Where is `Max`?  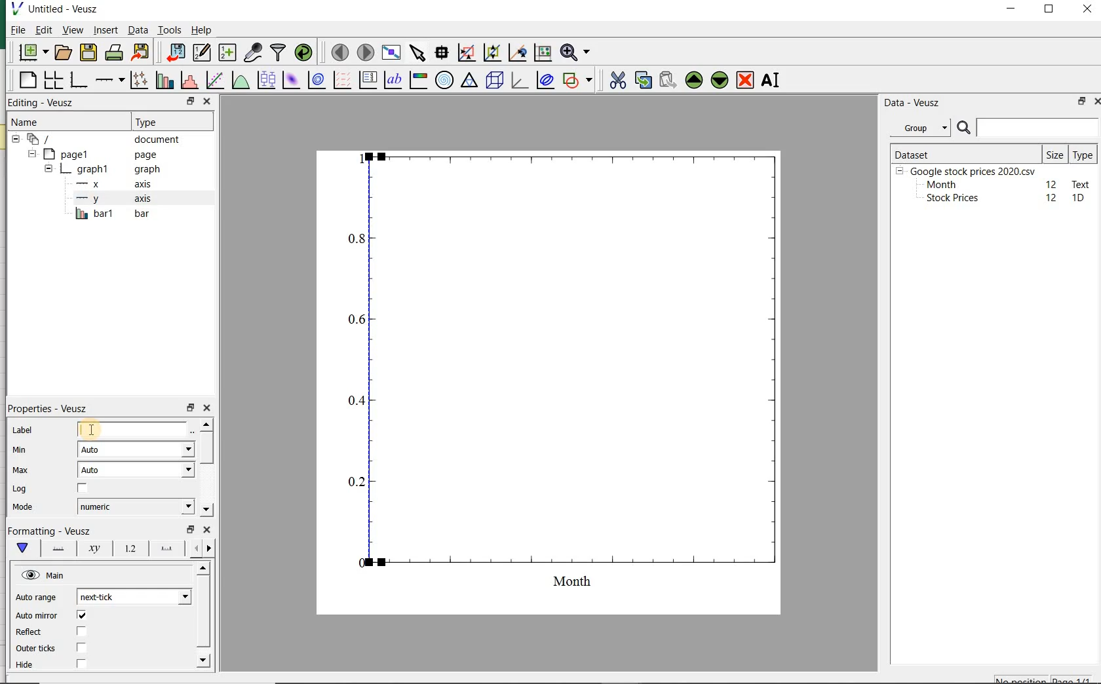 Max is located at coordinates (21, 471).